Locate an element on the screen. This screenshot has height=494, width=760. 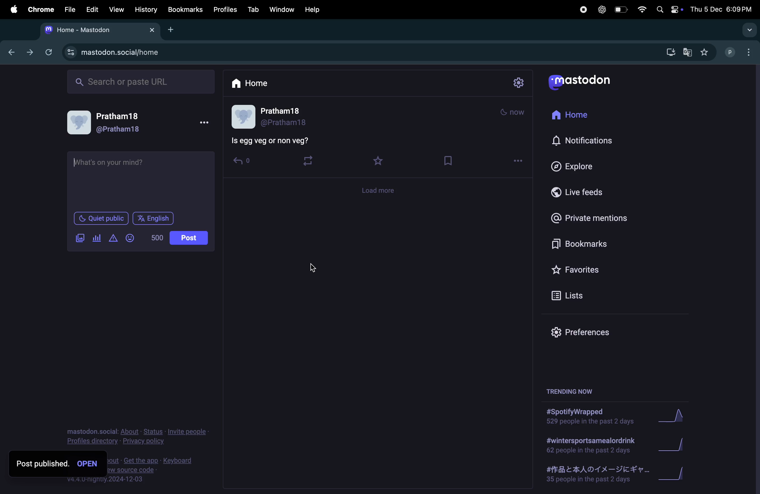
textbox is located at coordinates (140, 179).